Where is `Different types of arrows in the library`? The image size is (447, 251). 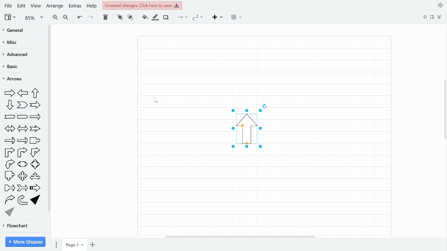 Different types of arrows in the library is located at coordinates (24, 152).